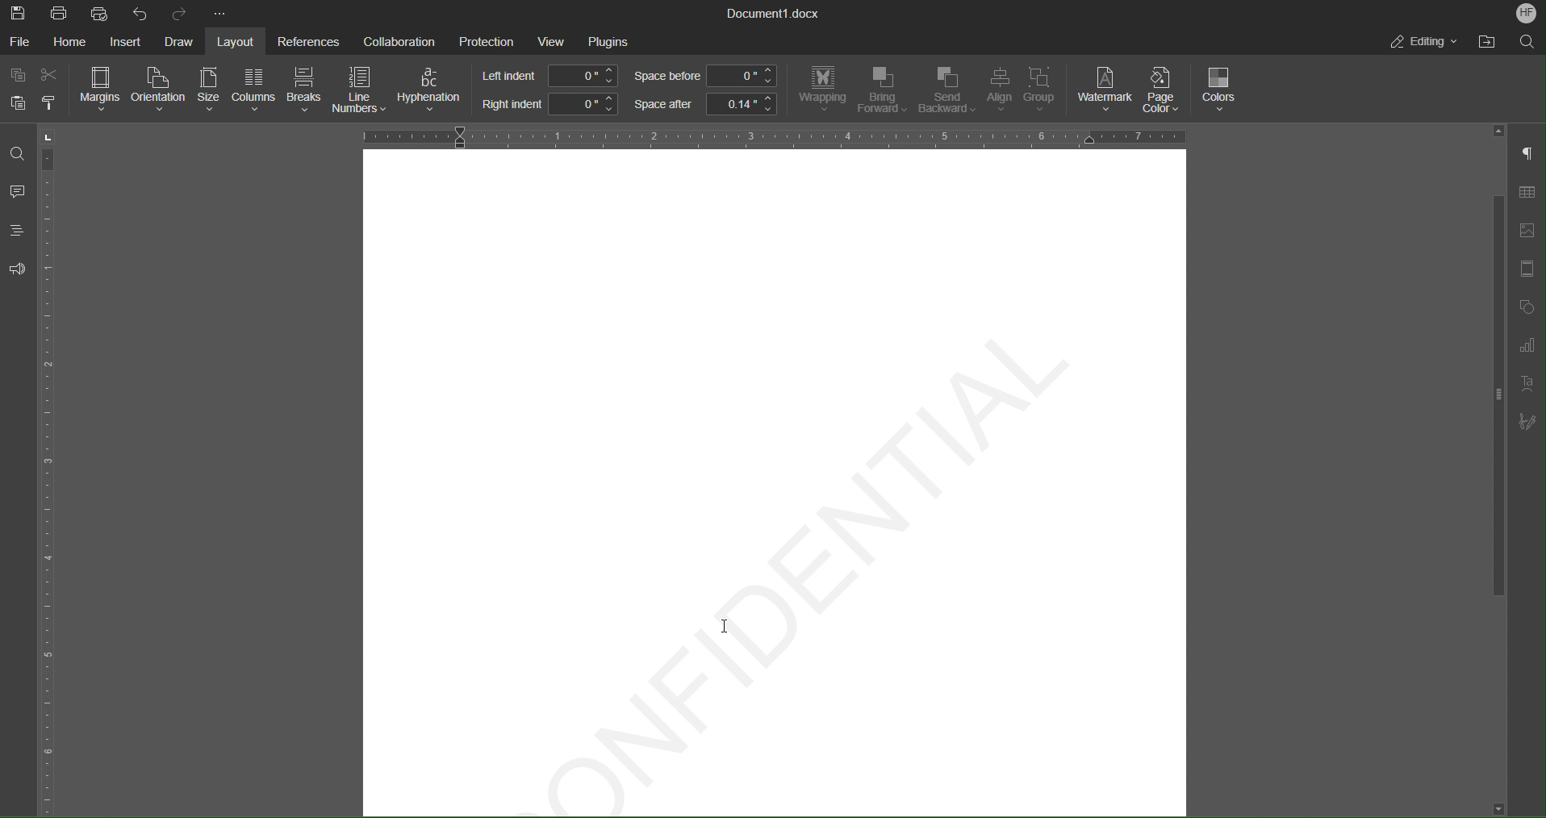  I want to click on Graph Settings, so click(1527, 348).